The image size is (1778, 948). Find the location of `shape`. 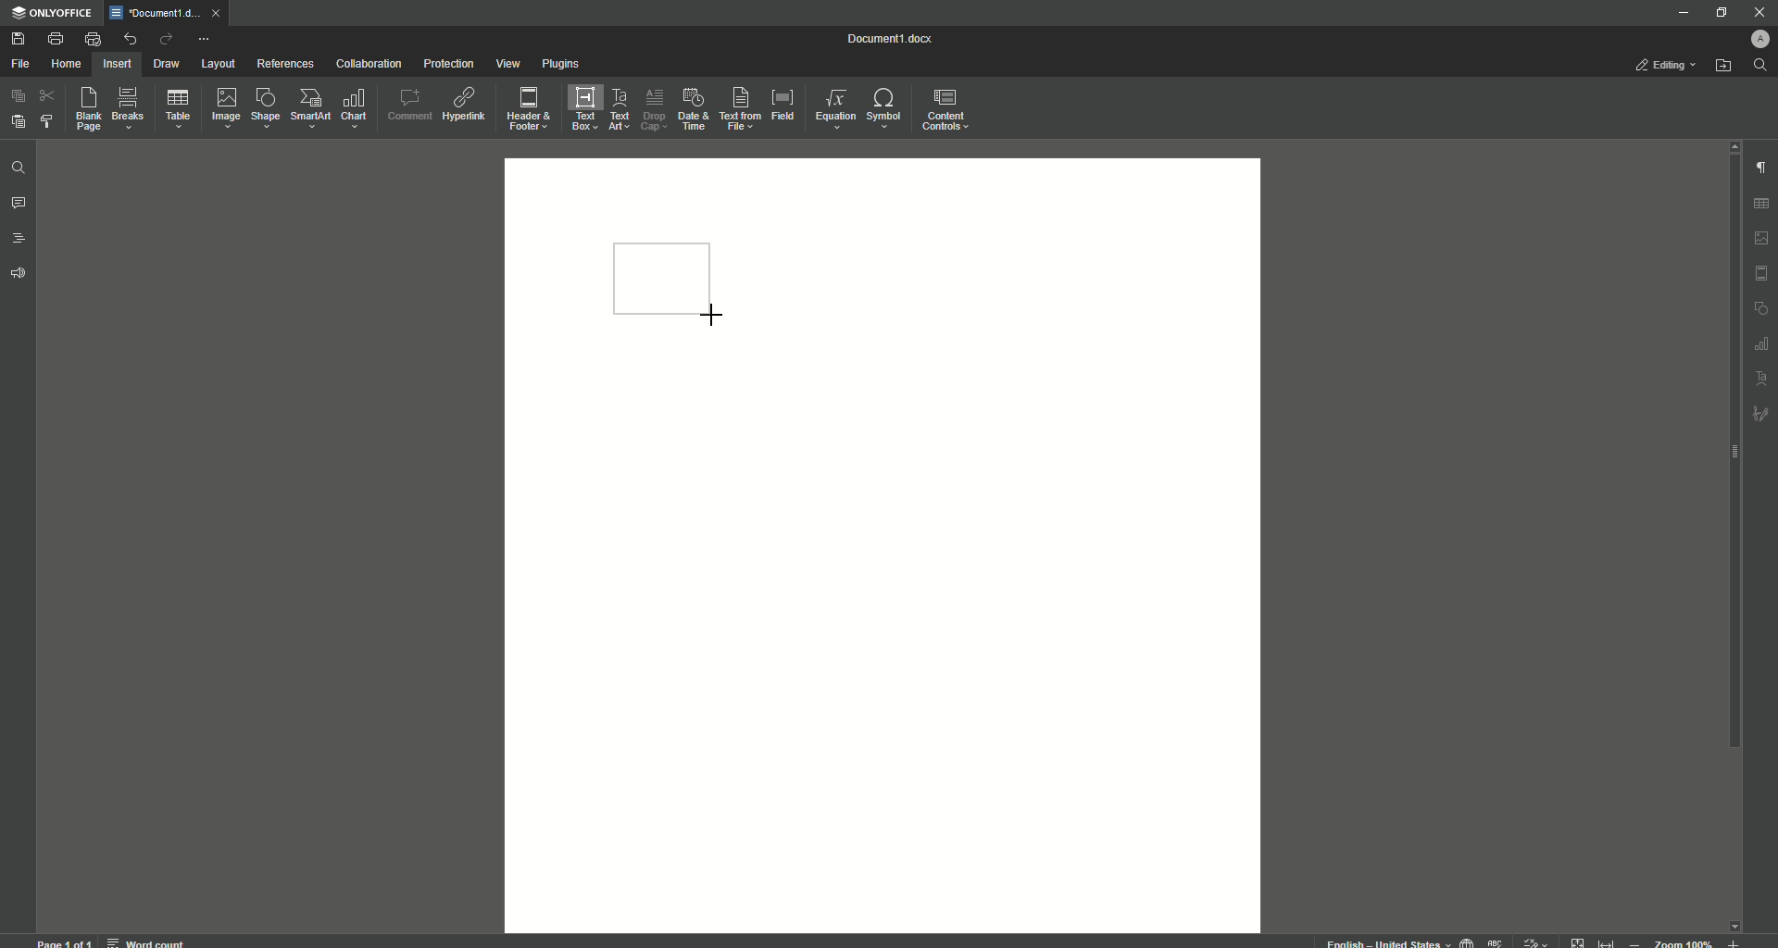

shape is located at coordinates (1761, 309).